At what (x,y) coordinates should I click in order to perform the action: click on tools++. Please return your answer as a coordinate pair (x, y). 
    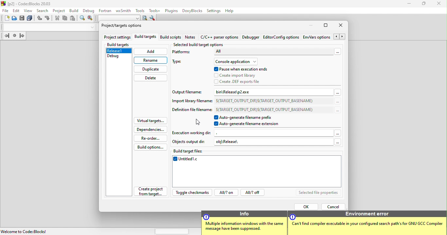
    Looking at the image, I should click on (155, 10).